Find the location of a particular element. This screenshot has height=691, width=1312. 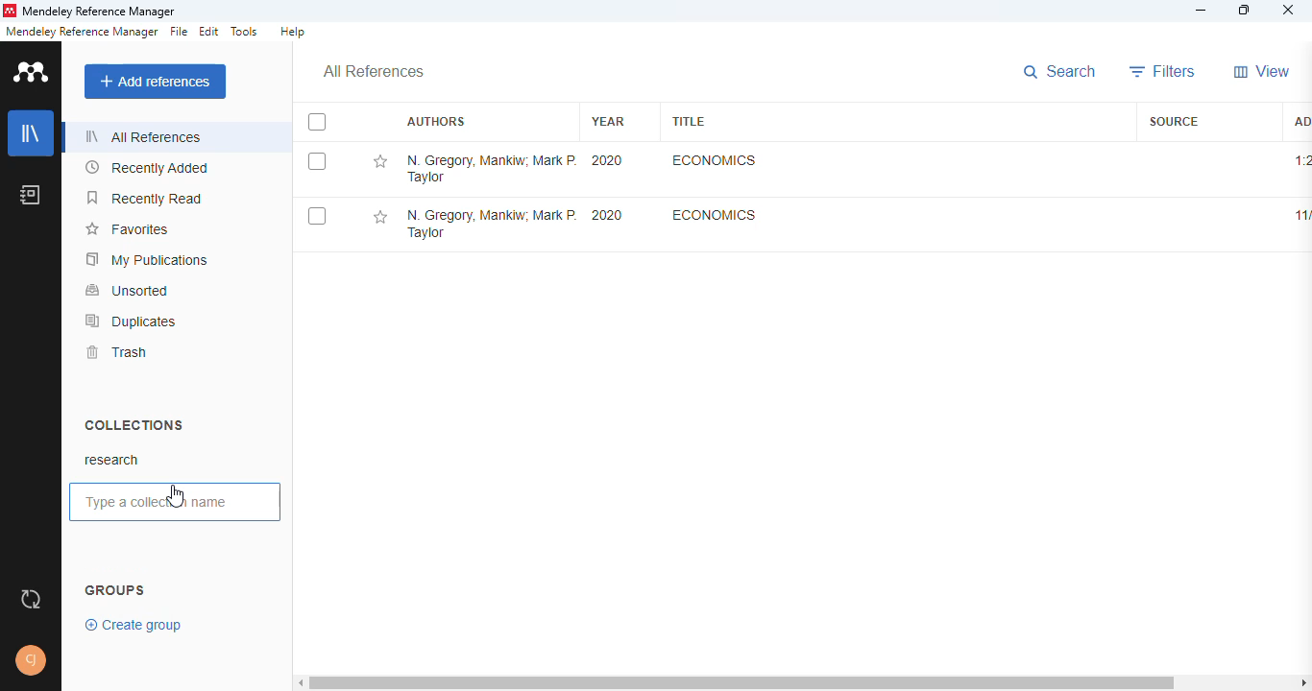

year is located at coordinates (608, 121).